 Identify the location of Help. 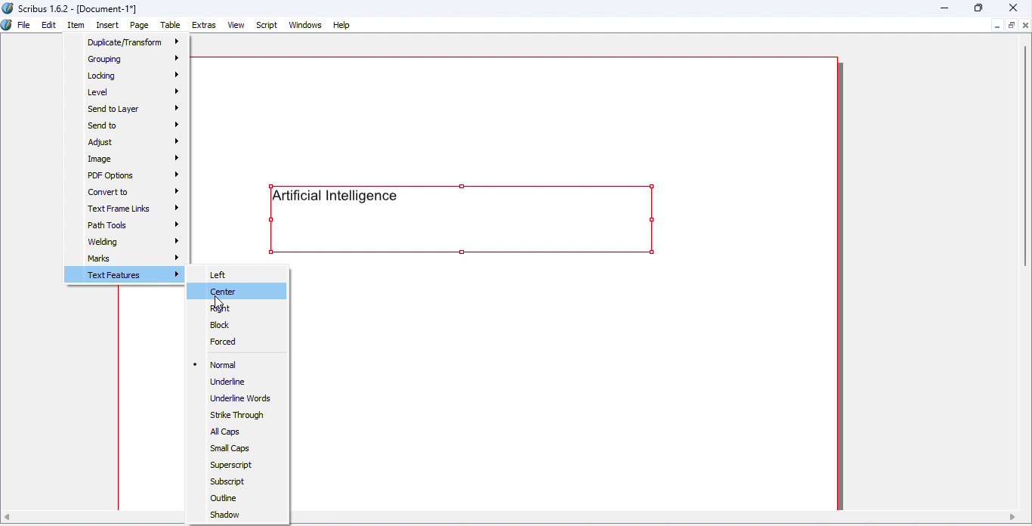
(341, 24).